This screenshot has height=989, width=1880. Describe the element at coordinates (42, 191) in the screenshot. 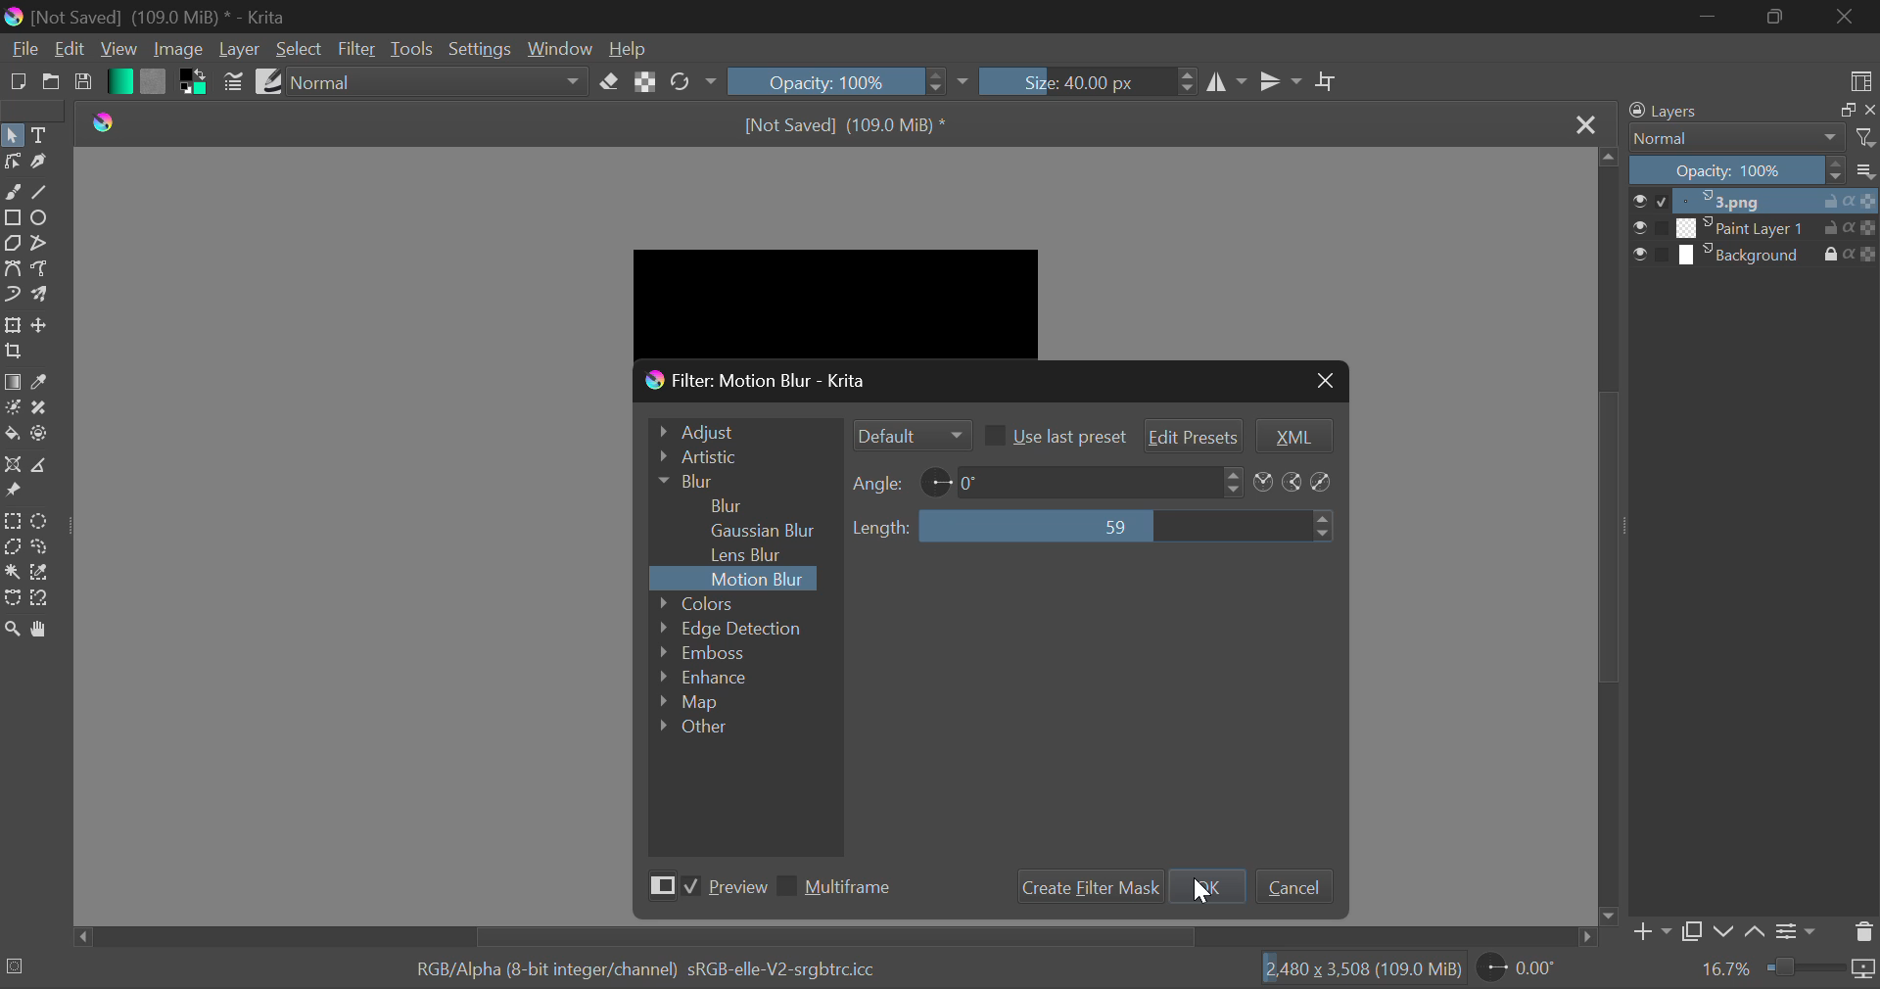

I see `Line` at that location.